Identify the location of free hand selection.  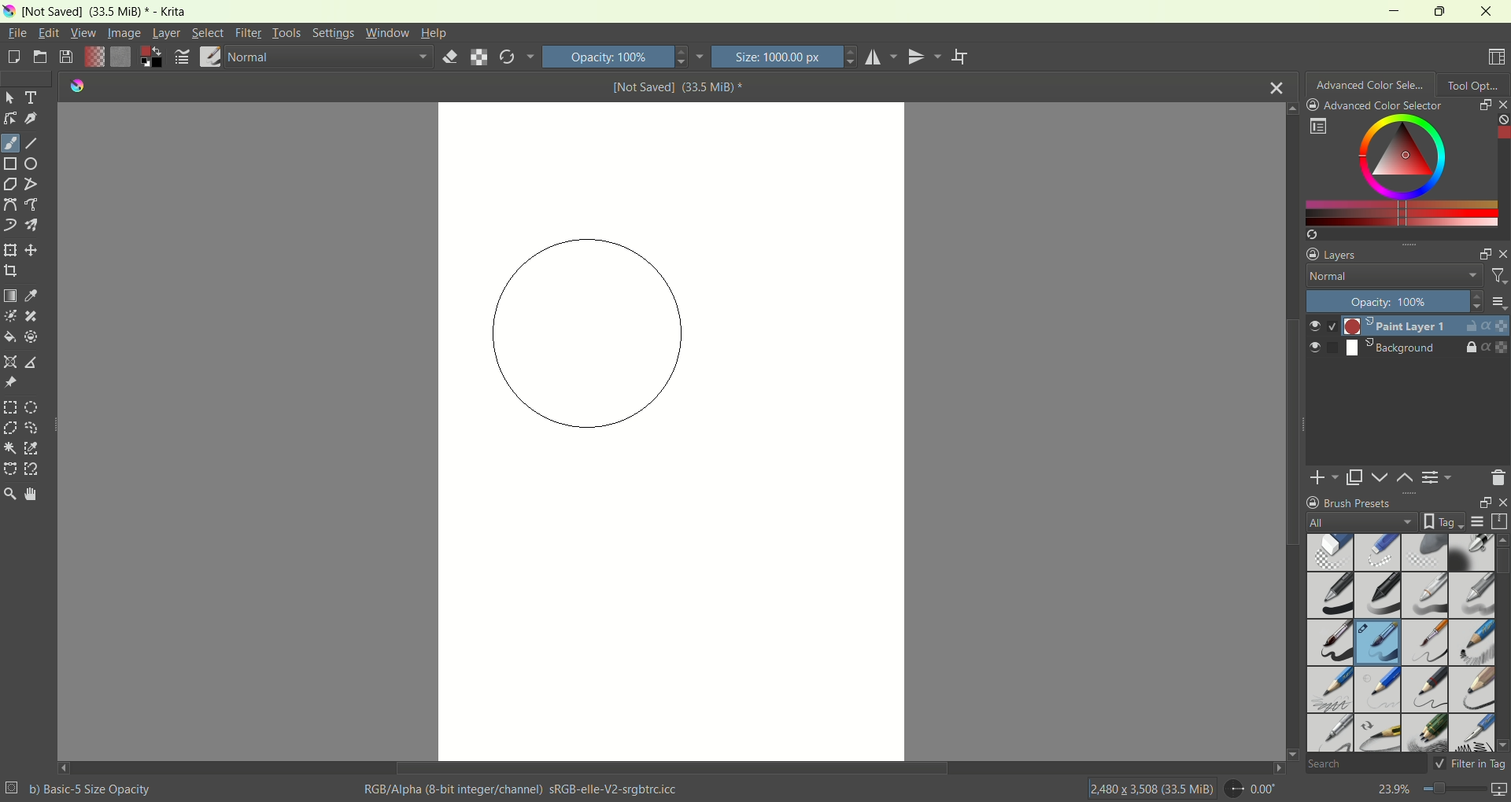
(36, 428).